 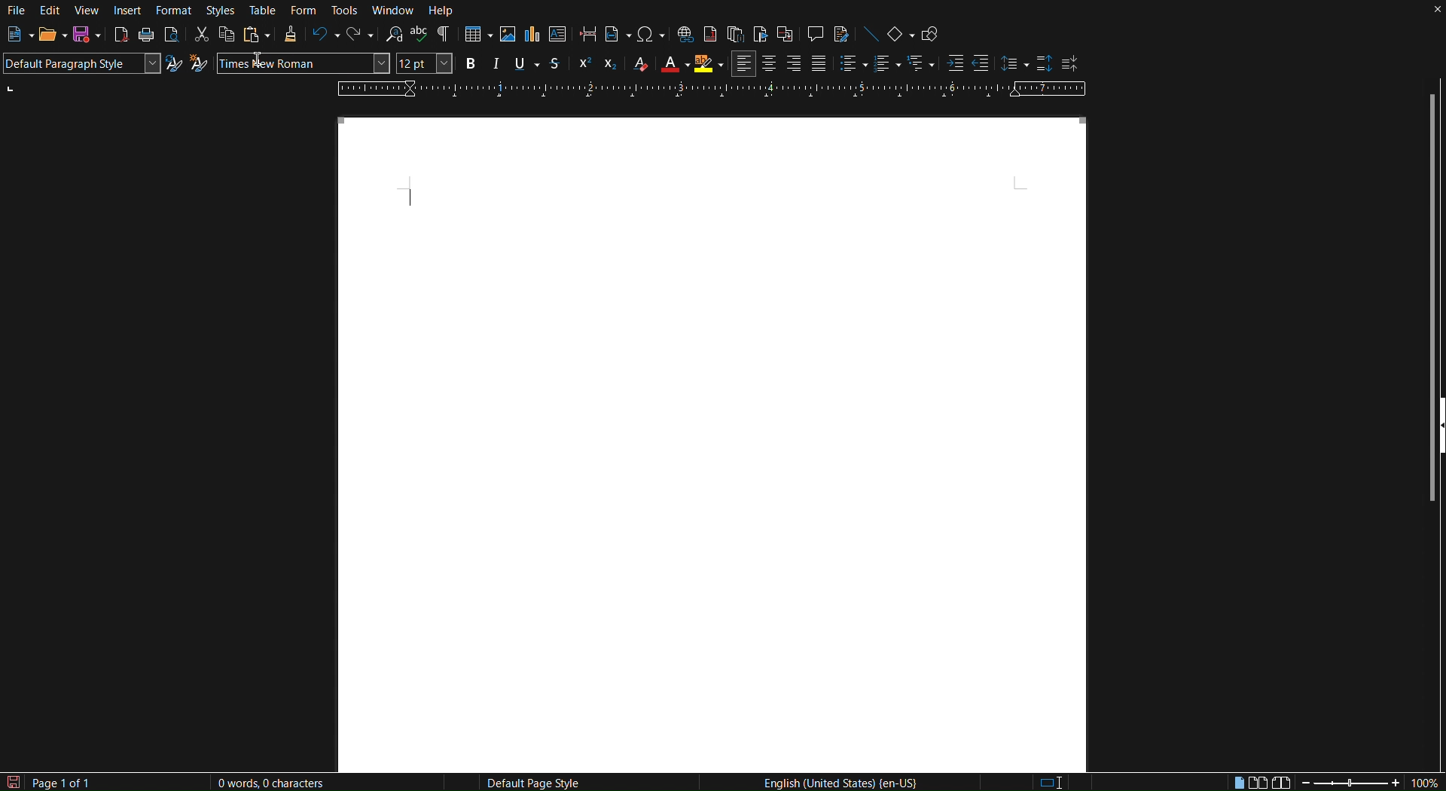 What do you see at coordinates (445, 11) in the screenshot?
I see `Help` at bounding box center [445, 11].